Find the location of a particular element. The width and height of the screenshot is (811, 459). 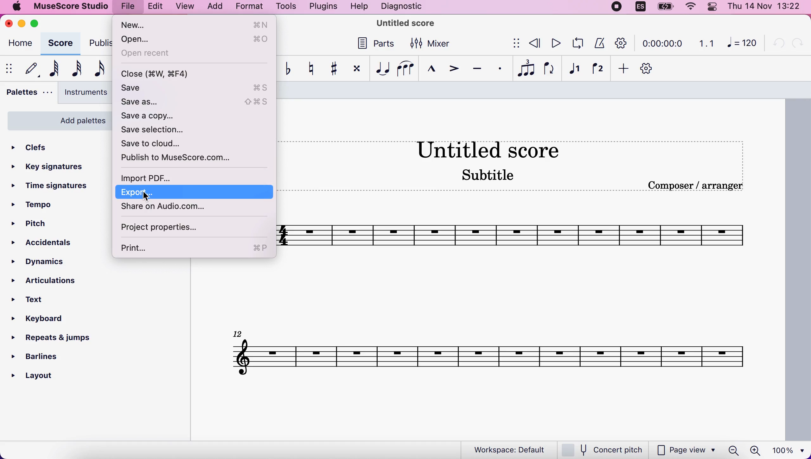

score is located at coordinates (494, 359).